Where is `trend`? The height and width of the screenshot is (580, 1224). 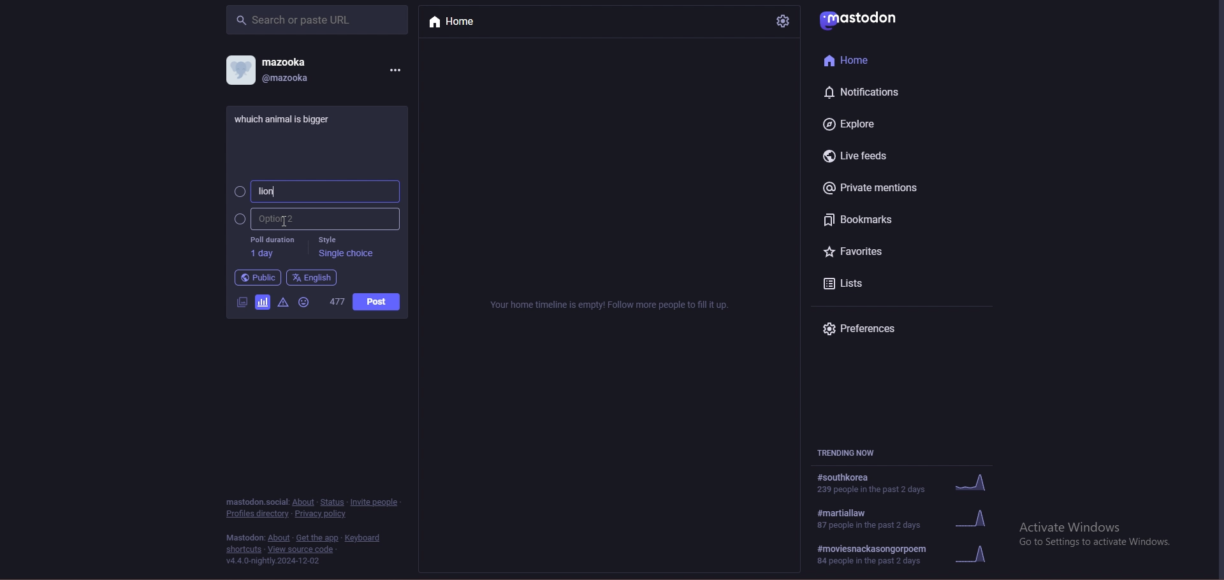
trend is located at coordinates (907, 482).